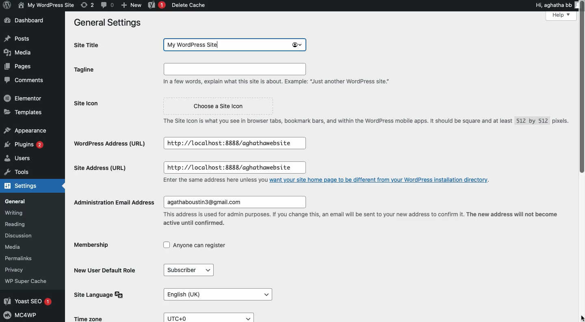  Describe the element at coordinates (19, 38) in the screenshot. I see `Posts` at that location.